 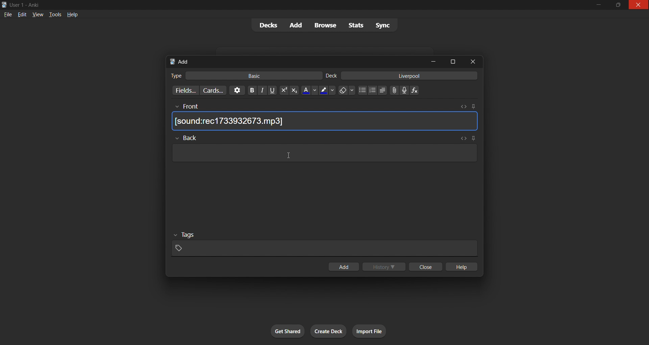 What do you see at coordinates (426, 267) in the screenshot?
I see `close` at bounding box center [426, 267].